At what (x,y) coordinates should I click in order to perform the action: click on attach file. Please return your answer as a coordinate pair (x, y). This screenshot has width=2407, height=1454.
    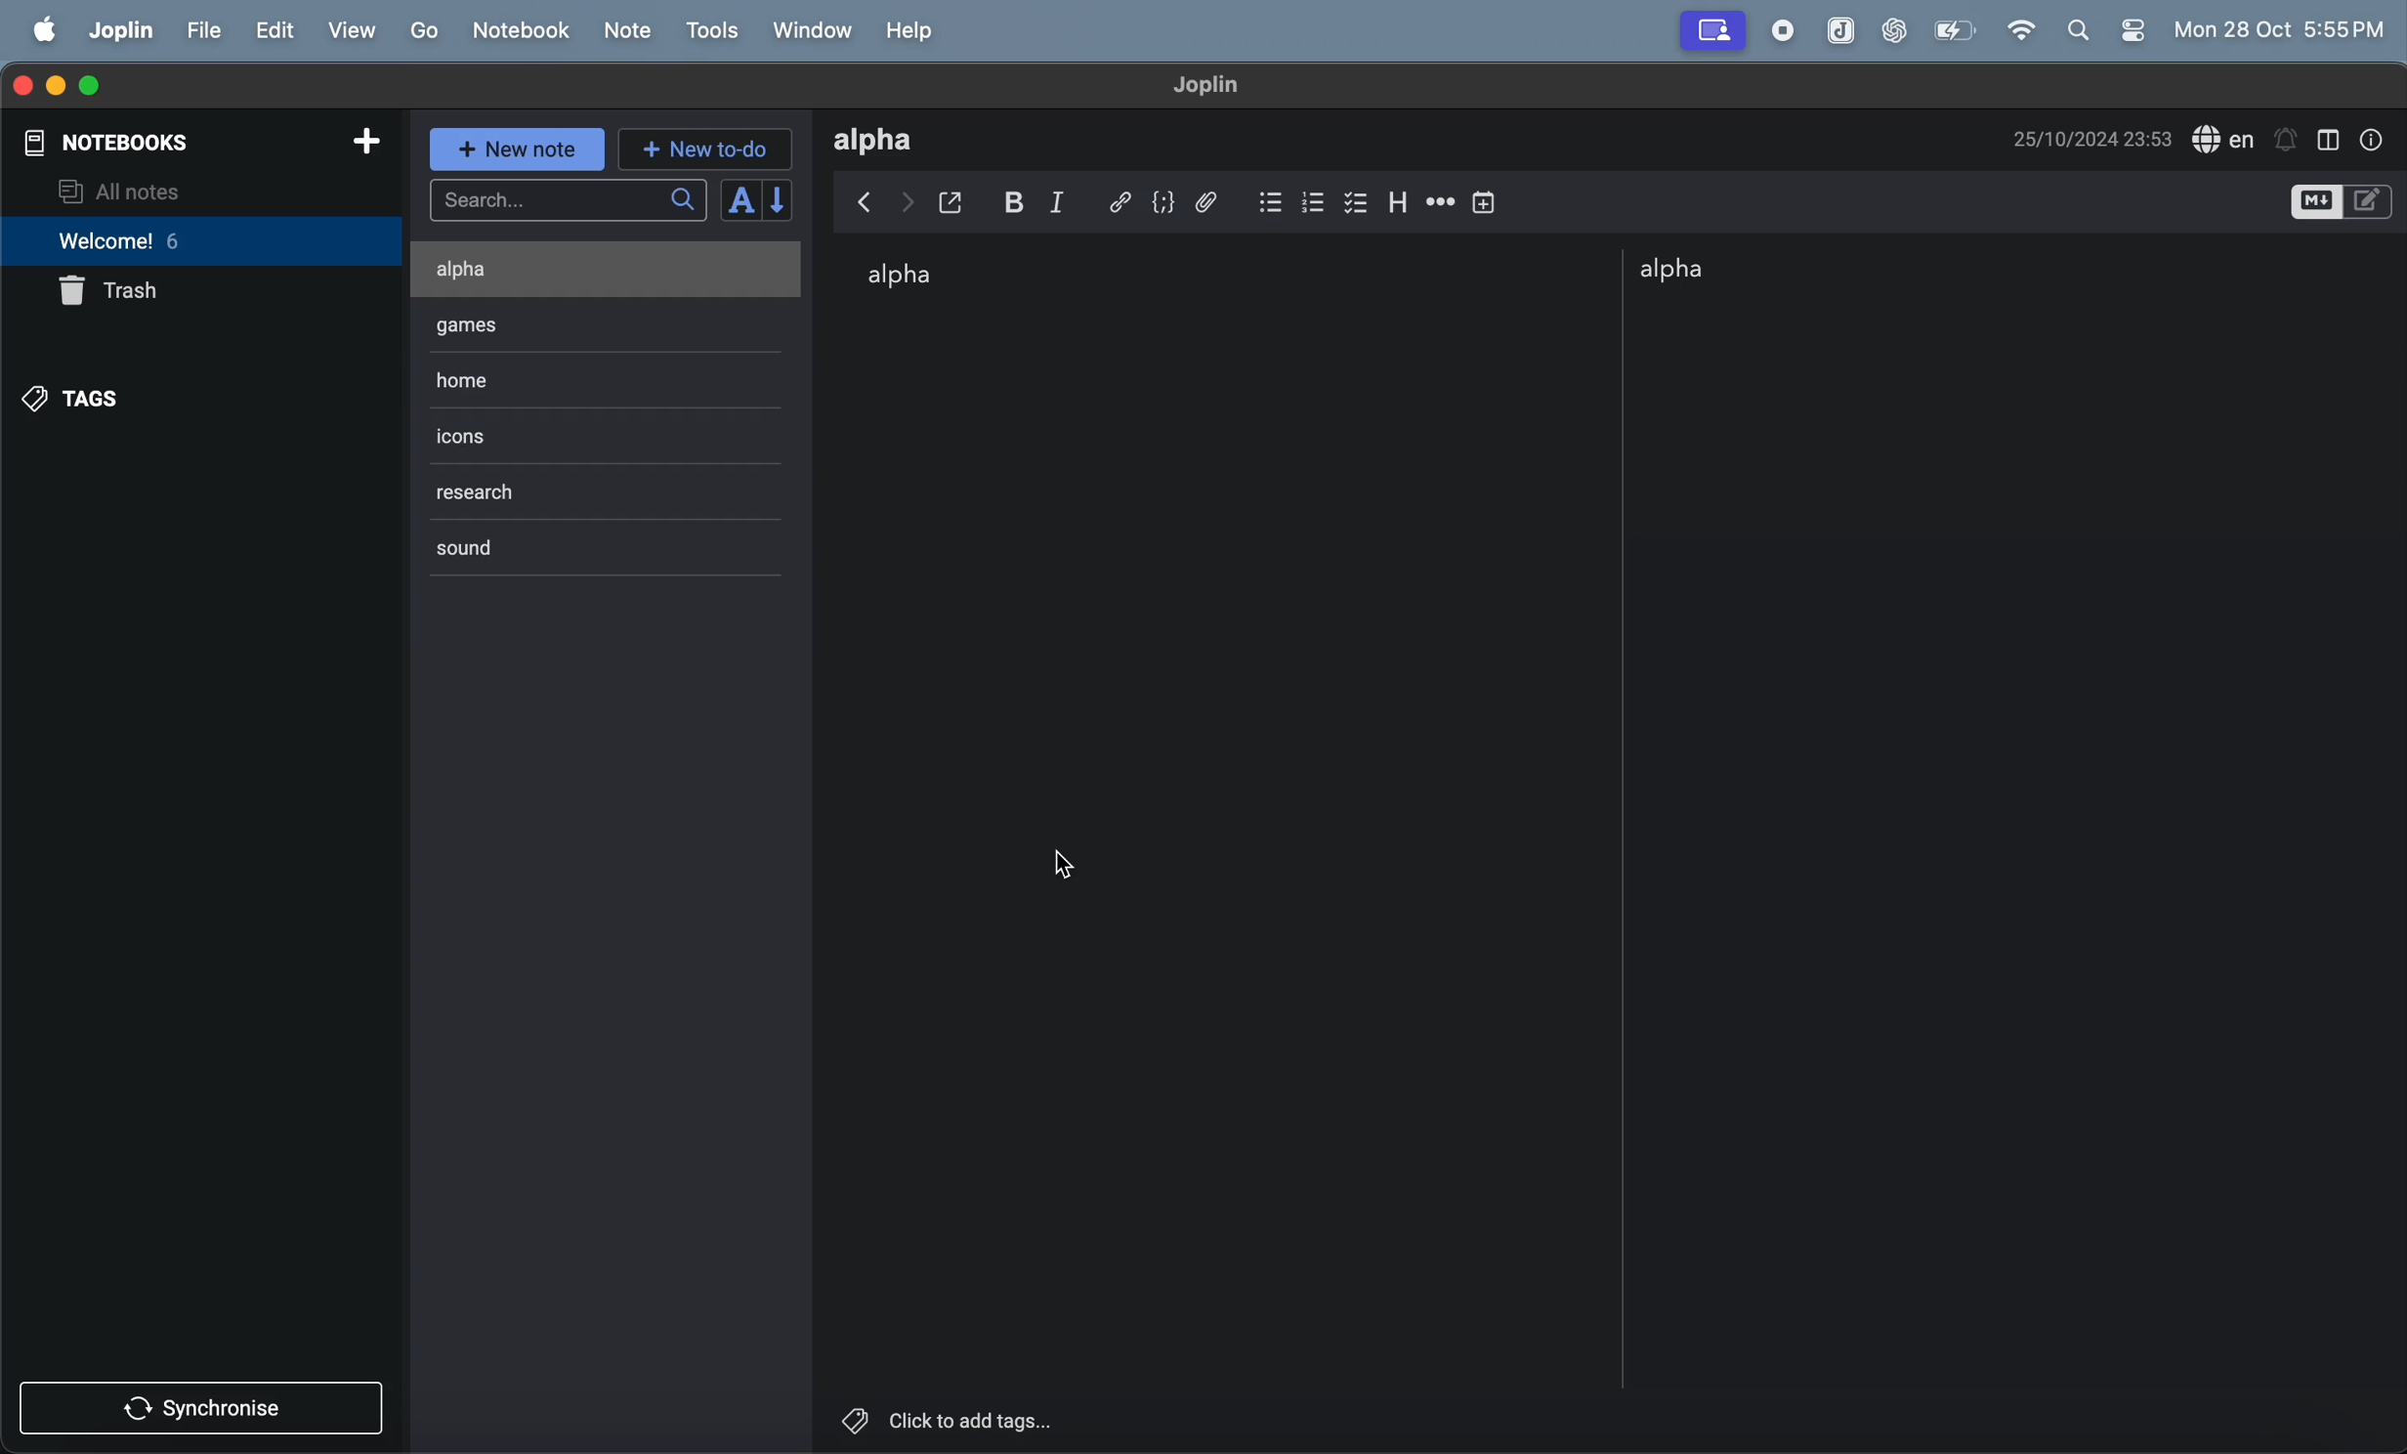
    Looking at the image, I should click on (1216, 200).